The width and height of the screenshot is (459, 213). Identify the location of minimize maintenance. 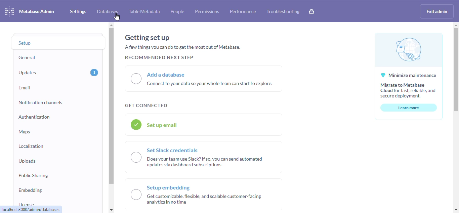
(409, 66).